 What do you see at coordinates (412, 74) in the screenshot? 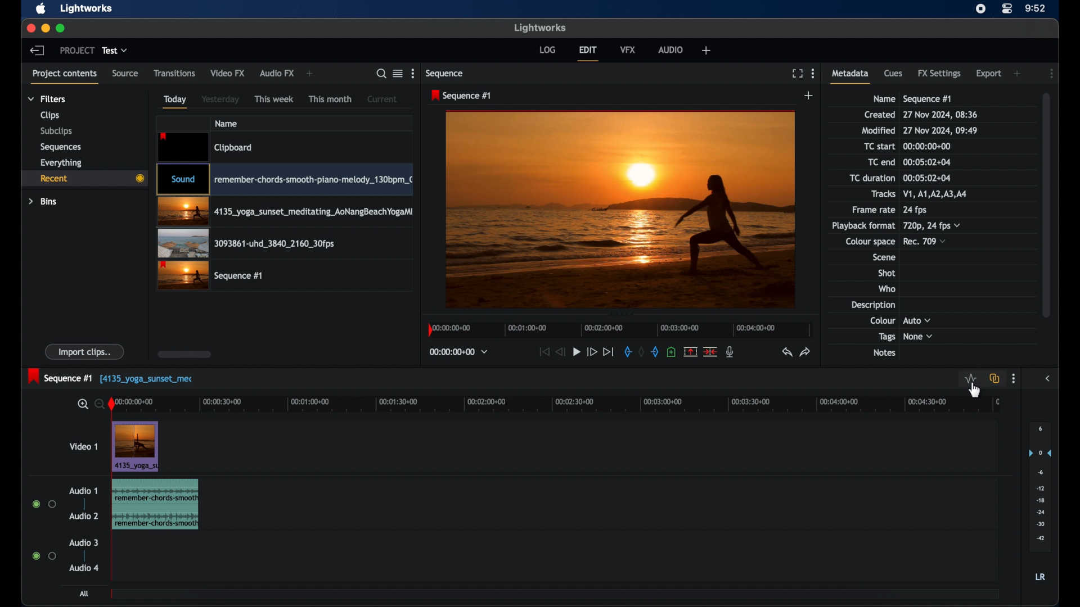
I see `more options` at bounding box center [412, 74].